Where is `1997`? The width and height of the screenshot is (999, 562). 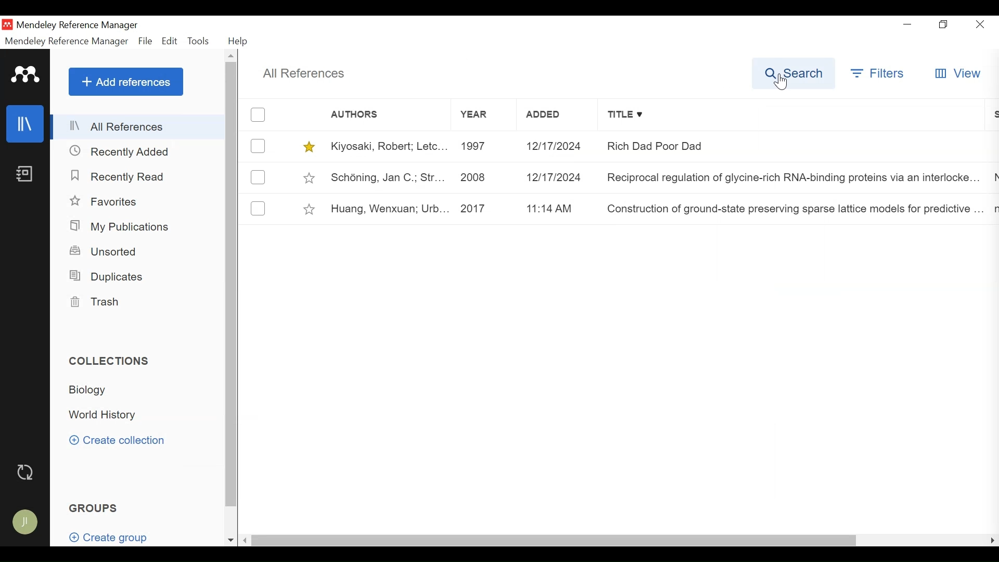
1997 is located at coordinates (481, 146).